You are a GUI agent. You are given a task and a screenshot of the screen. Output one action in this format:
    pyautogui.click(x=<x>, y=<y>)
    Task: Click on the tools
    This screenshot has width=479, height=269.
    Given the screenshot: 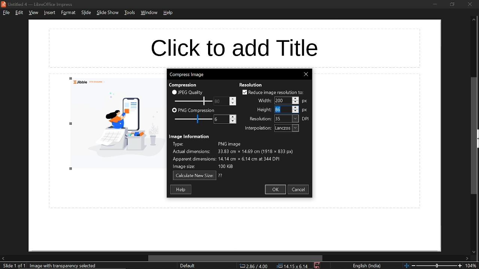 What is the action you would take?
    pyautogui.click(x=129, y=12)
    